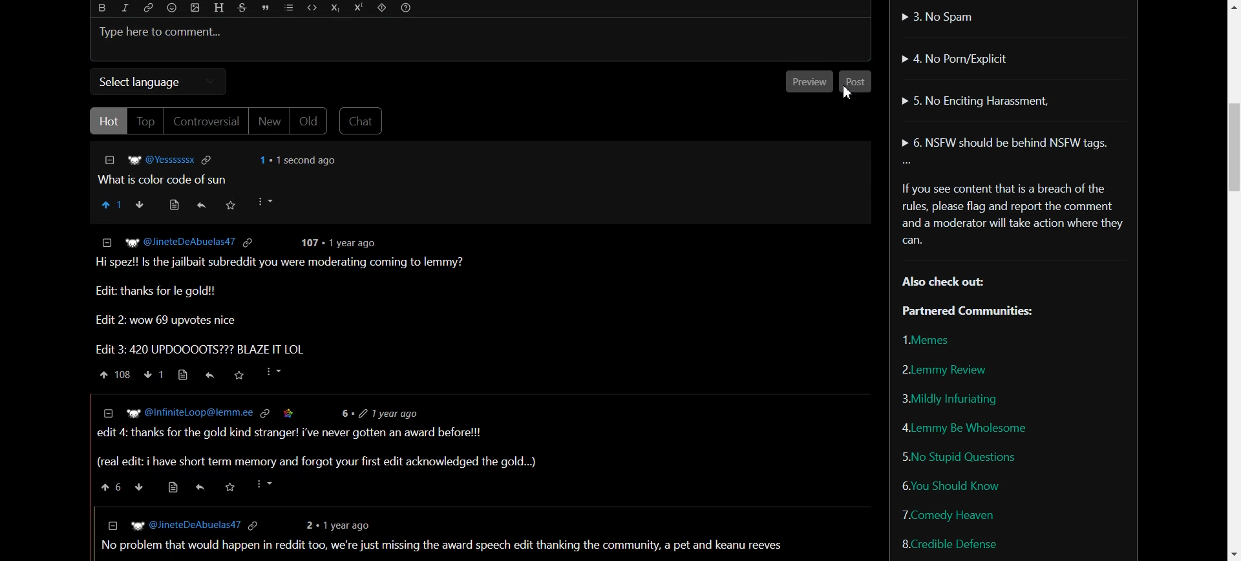  I want to click on Memes, so click(935, 340).